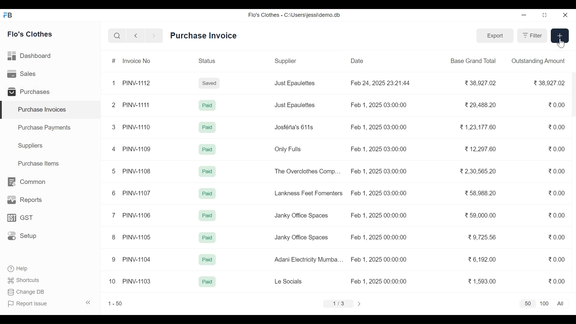 The width and height of the screenshot is (576, 324). What do you see at coordinates (209, 83) in the screenshot?
I see `Saved` at bounding box center [209, 83].